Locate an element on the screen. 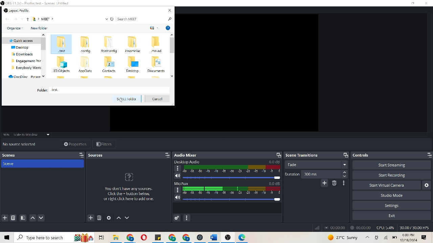 The height and width of the screenshot is (243, 433). Conacts is located at coordinates (110, 64).